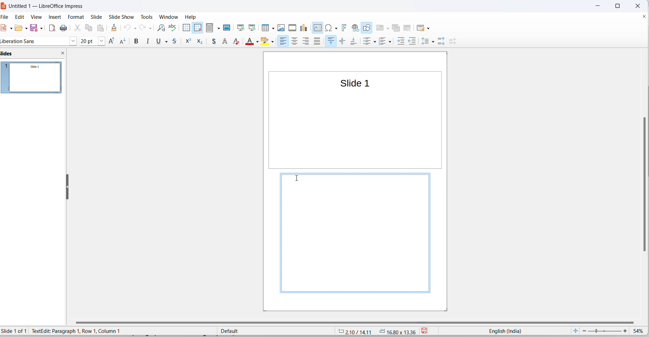 This screenshot has width=649, height=337. I want to click on toggle endpoint edit mode, so click(355, 42).